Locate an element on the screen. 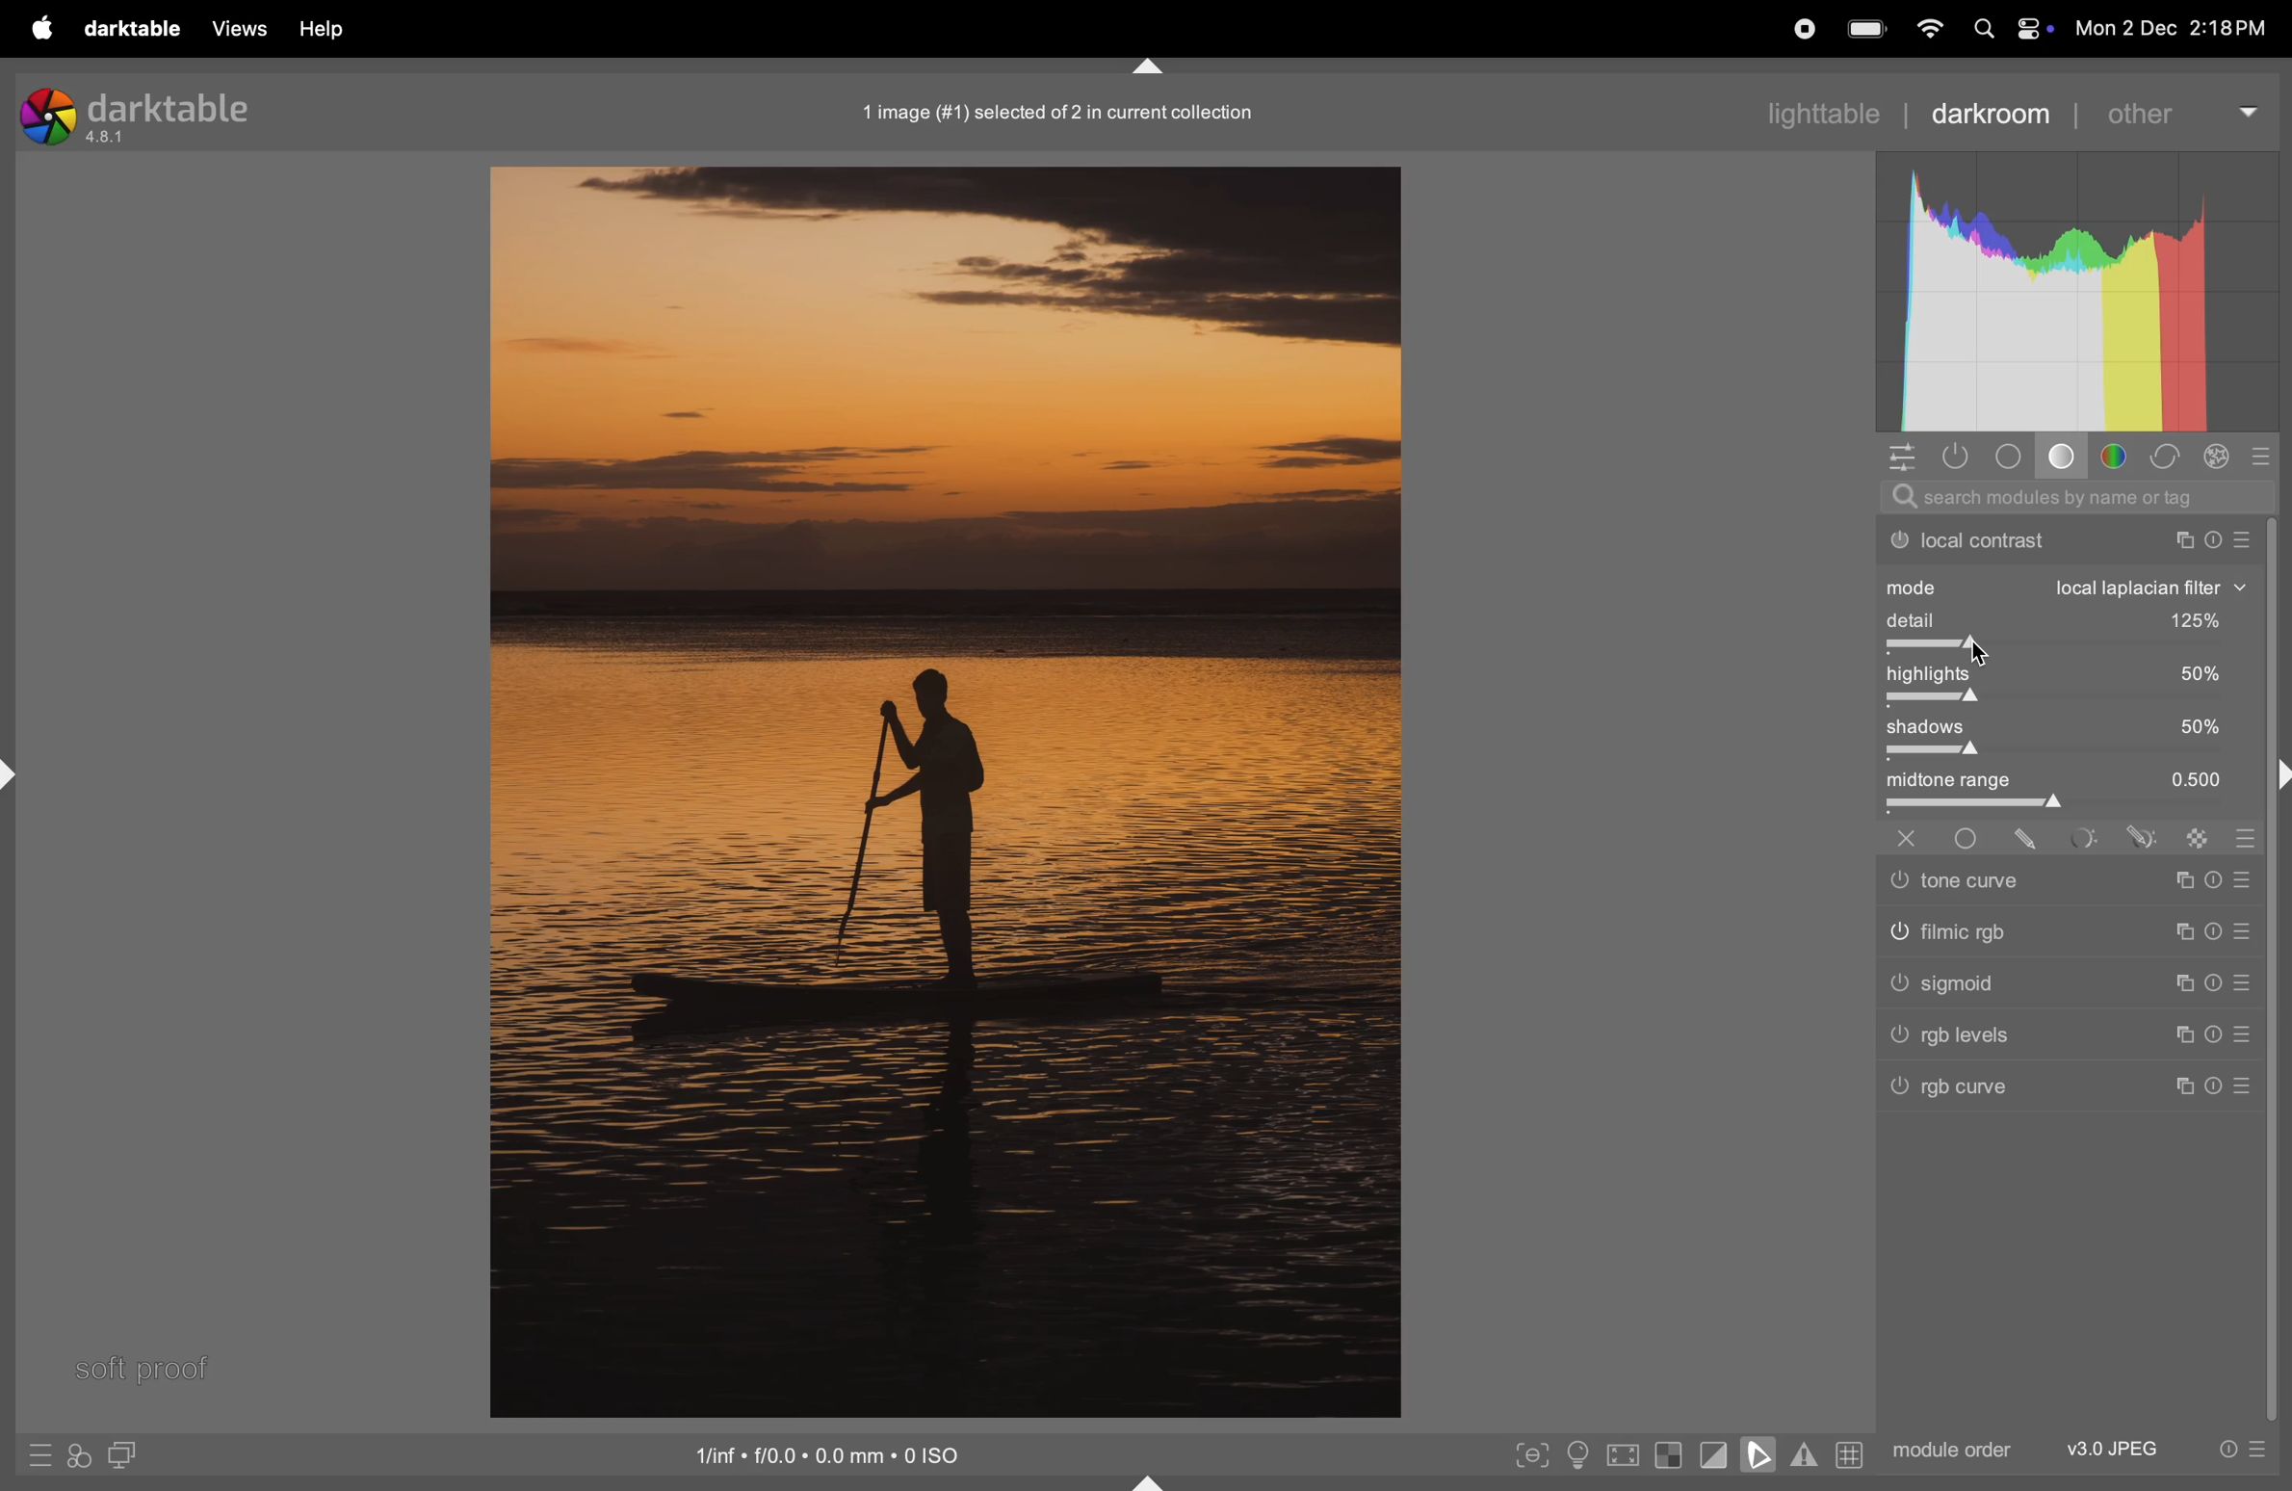 This screenshot has width=2292, height=1491. sign is located at coordinates (2089, 840).